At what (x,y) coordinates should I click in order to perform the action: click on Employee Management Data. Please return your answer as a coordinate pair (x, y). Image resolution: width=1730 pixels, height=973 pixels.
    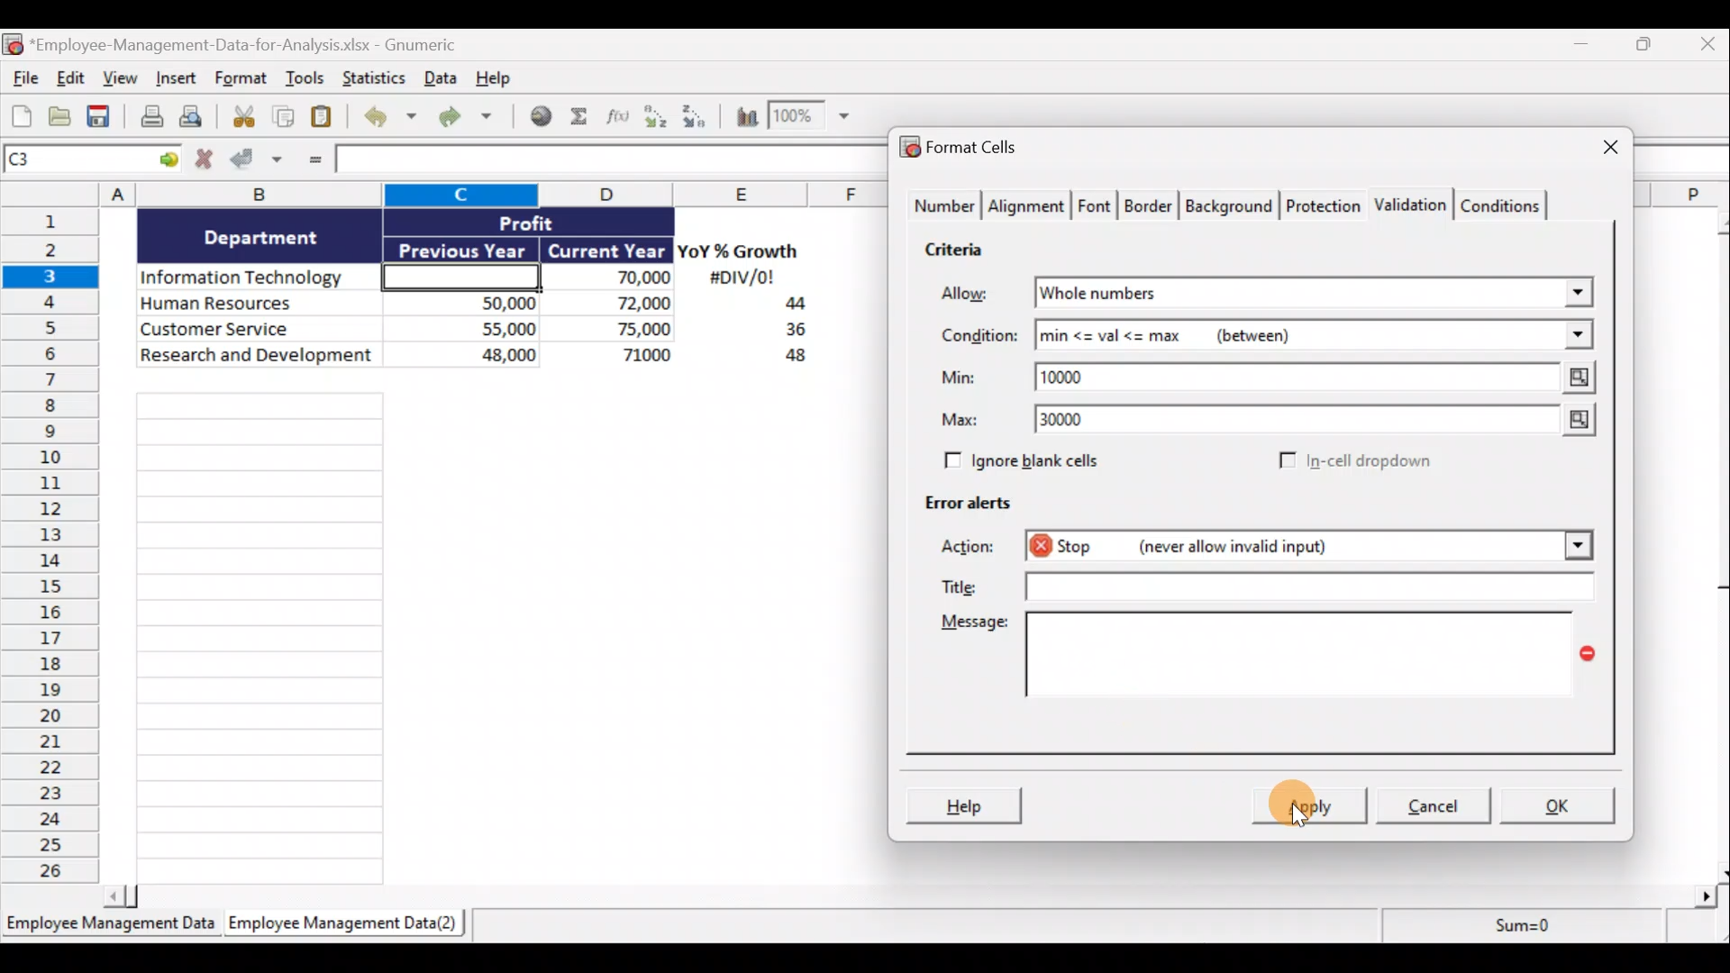
    Looking at the image, I should click on (109, 926).